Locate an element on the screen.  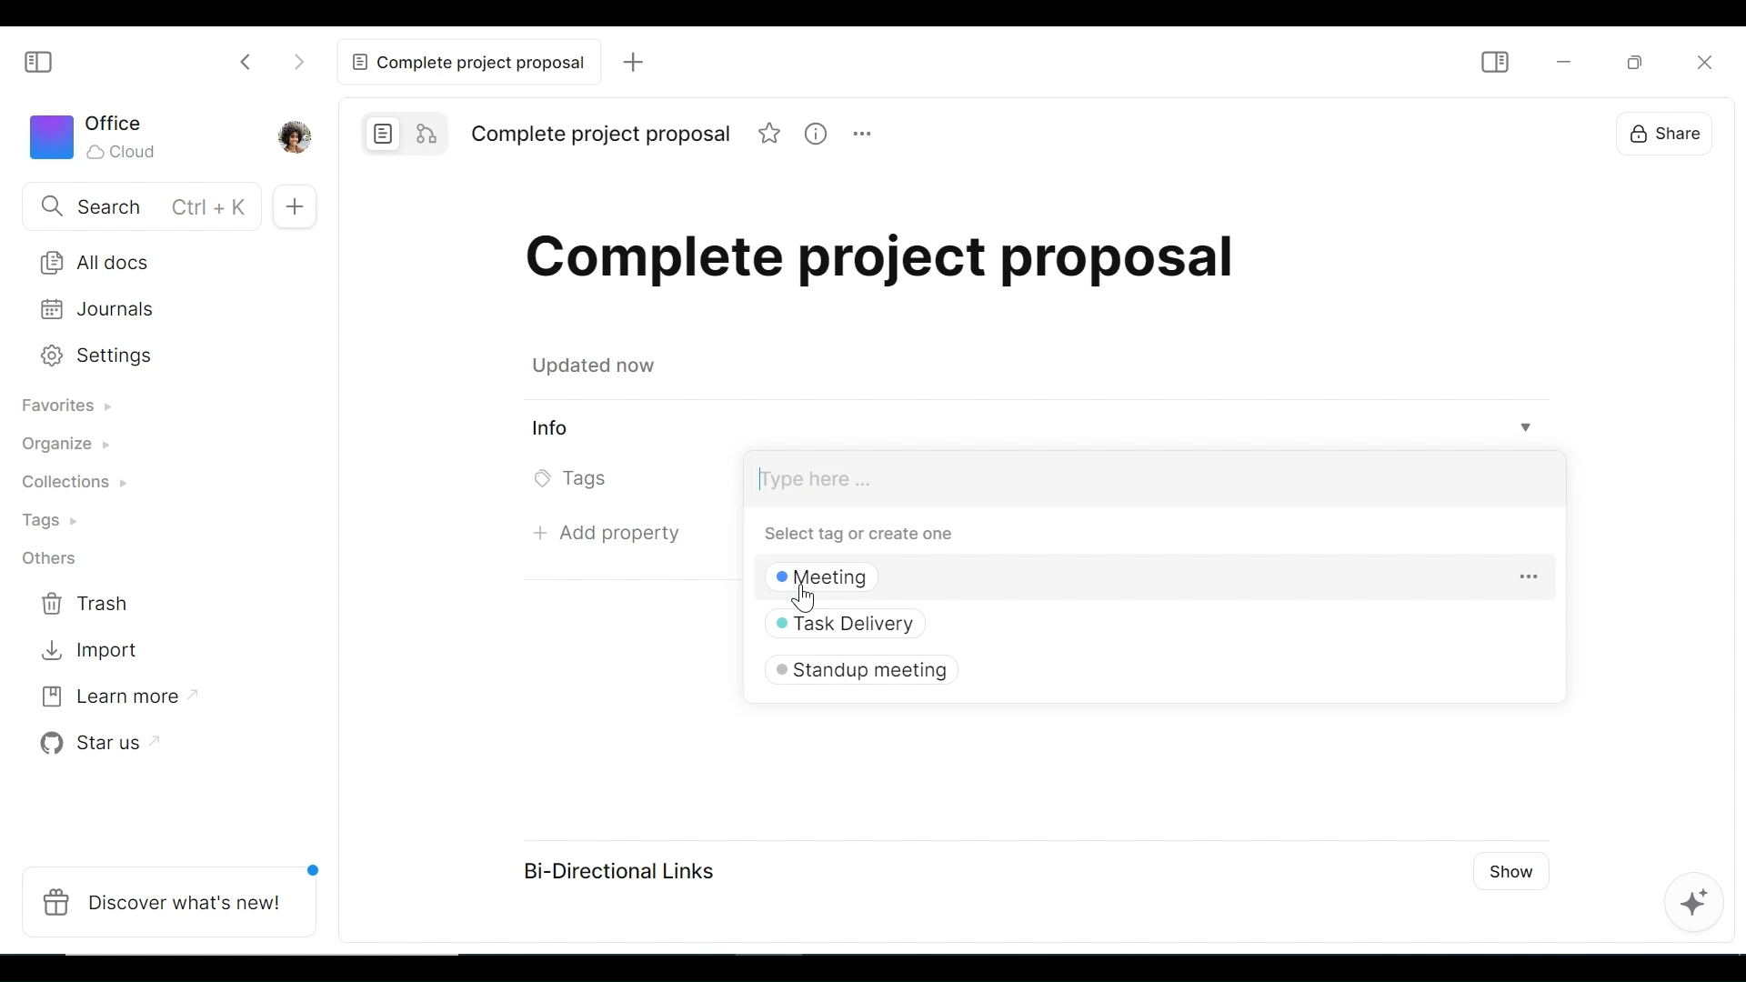
Add New  is located at coordinates (298, 205).